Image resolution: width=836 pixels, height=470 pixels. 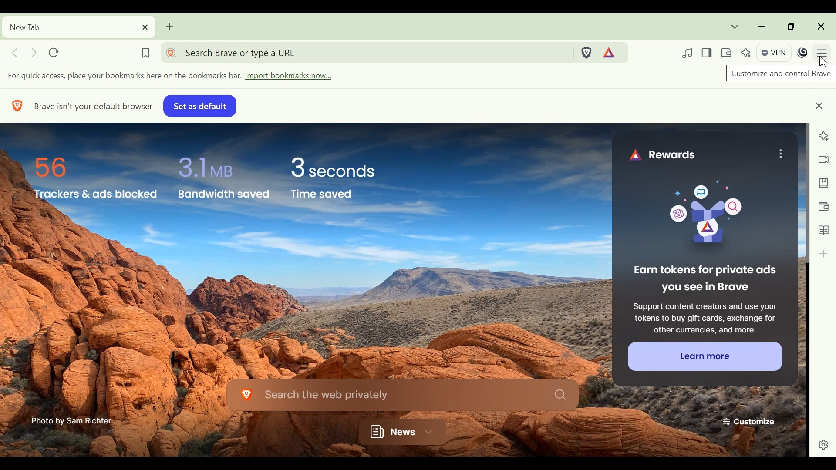 I want to click on cursor, so click(x=823, y=62).